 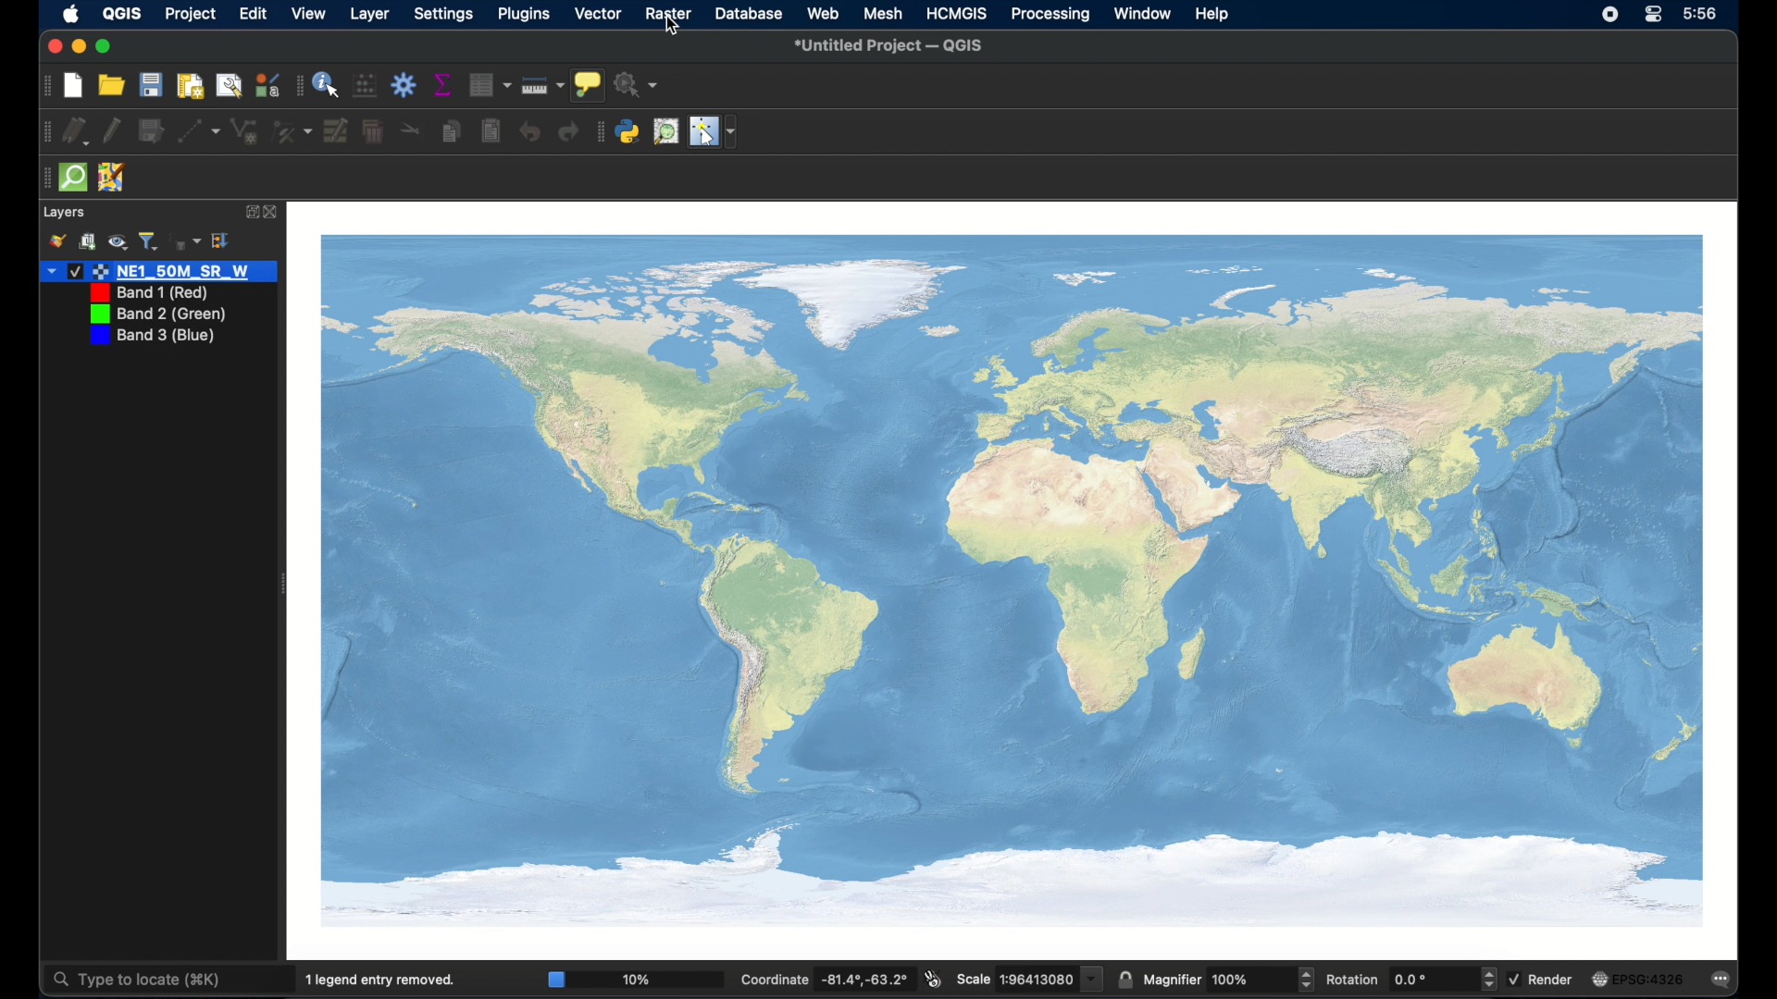 I want to click on HCMGIS, so click(x=956, y=13).